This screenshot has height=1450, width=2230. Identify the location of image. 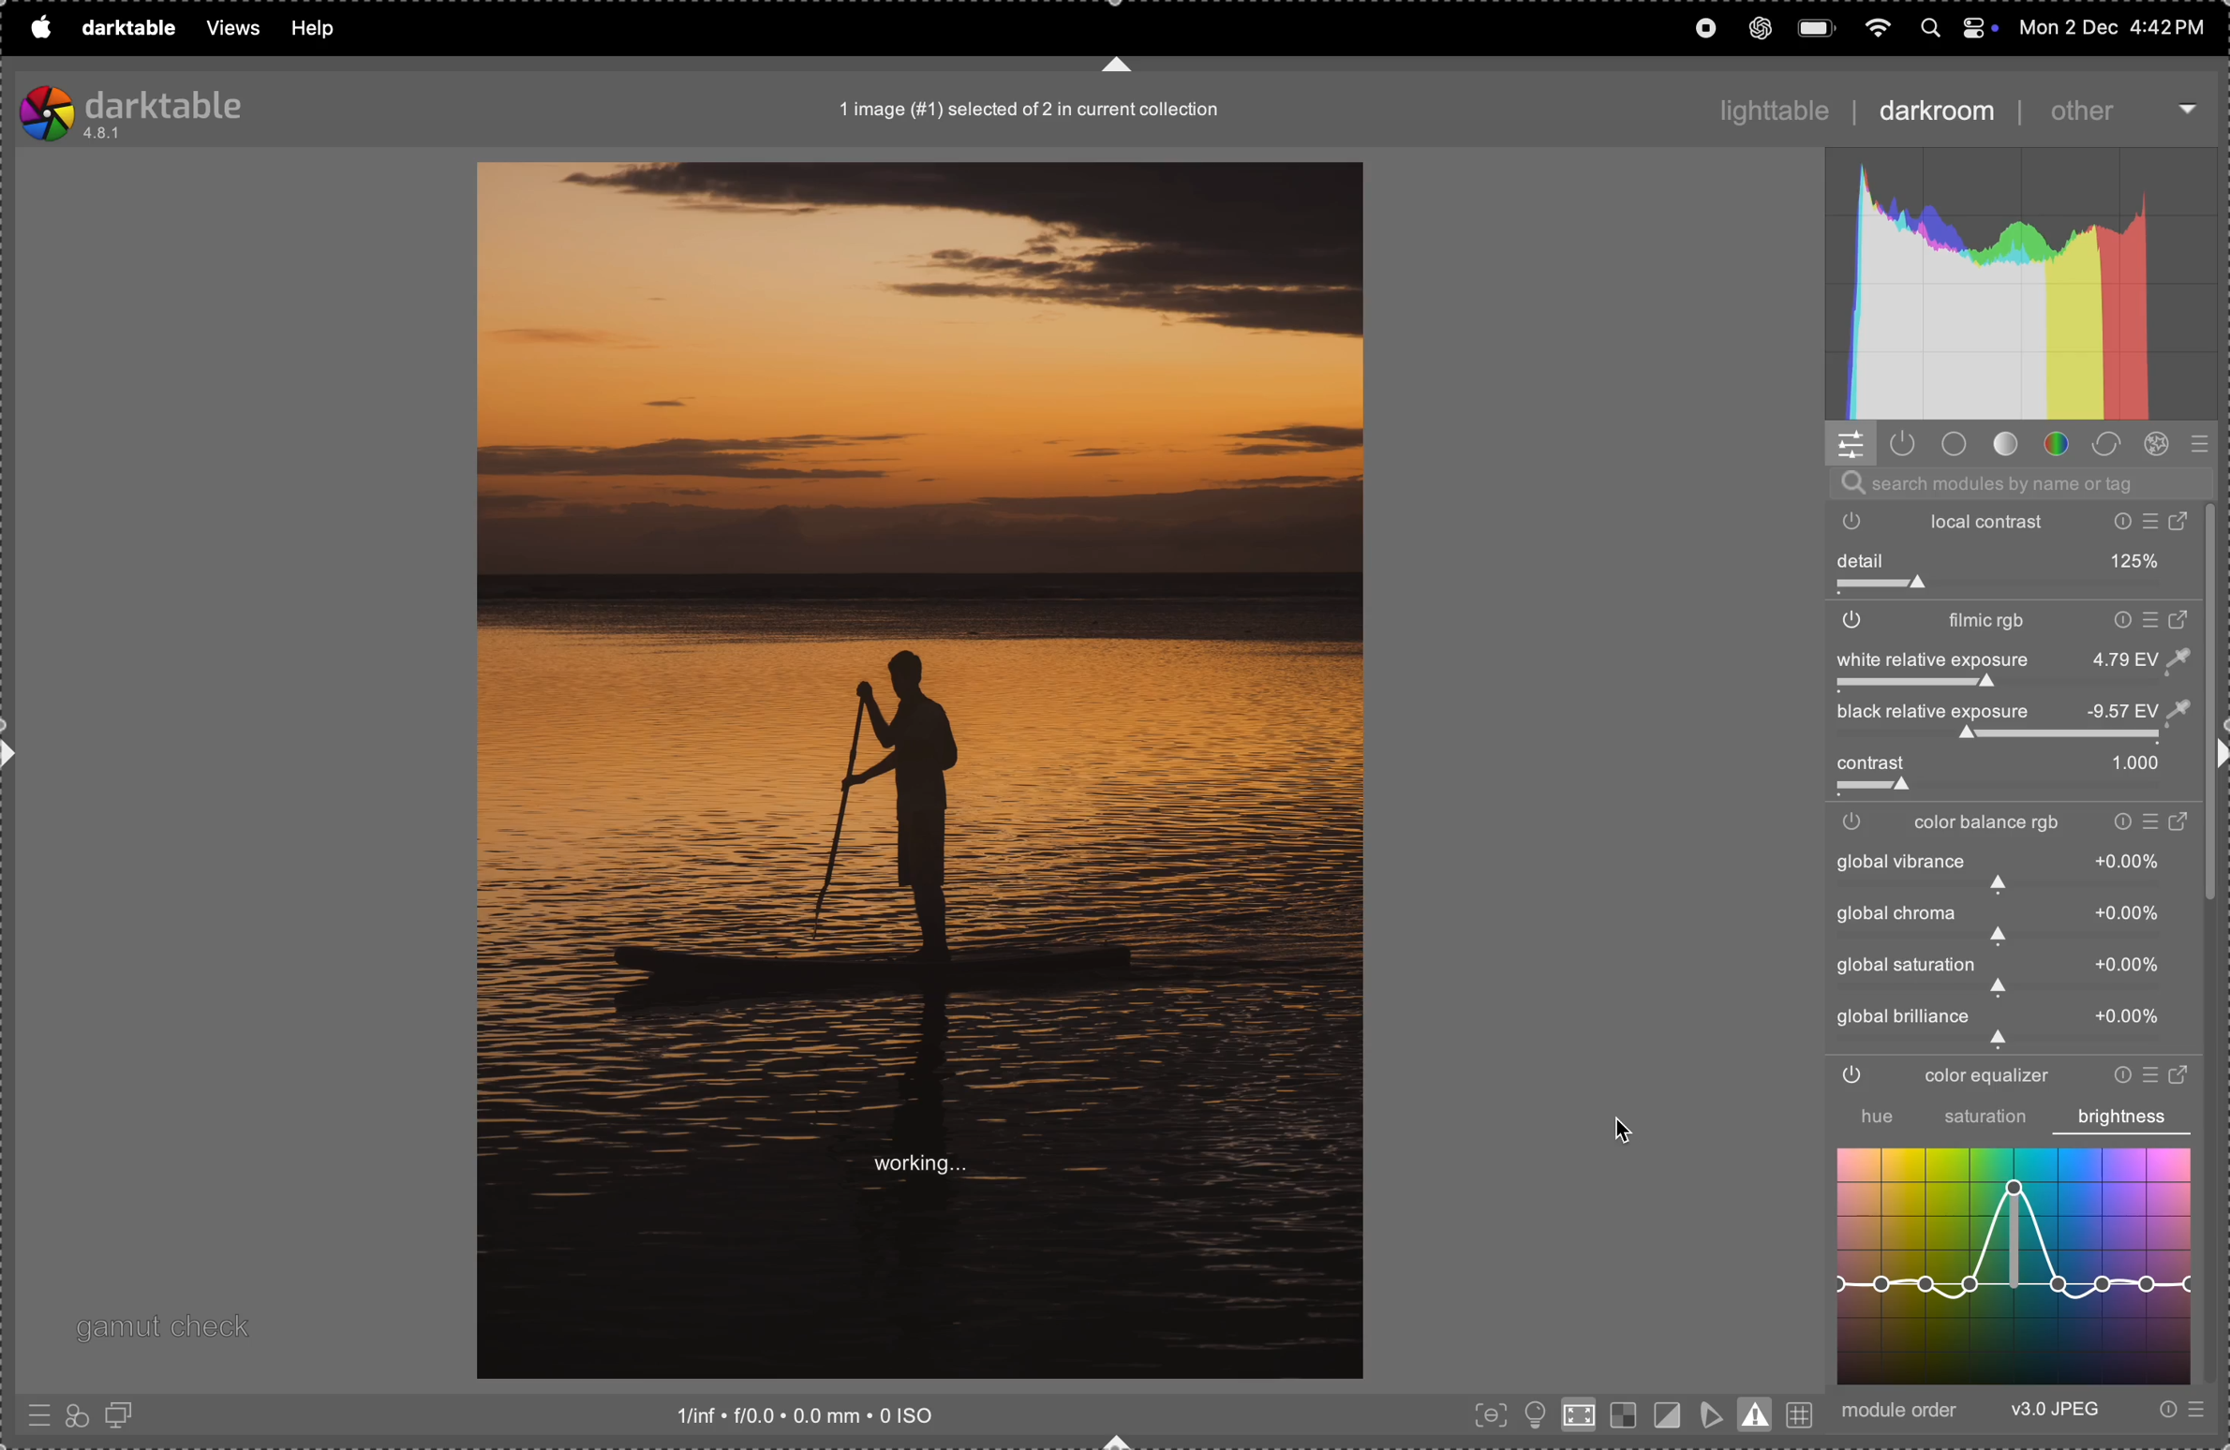
(919, 771).